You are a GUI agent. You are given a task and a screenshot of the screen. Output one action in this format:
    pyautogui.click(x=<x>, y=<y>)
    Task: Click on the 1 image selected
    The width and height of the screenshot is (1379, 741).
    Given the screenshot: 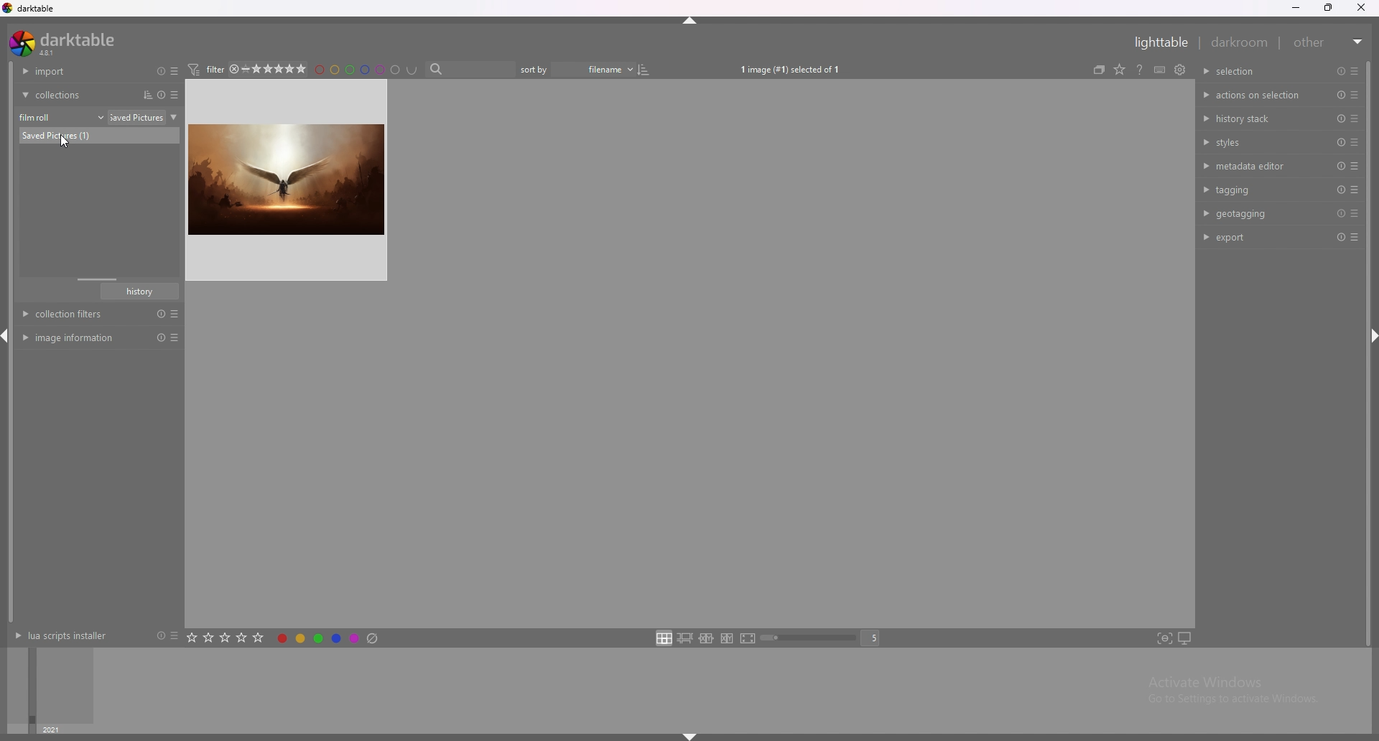 What is the action you would take?
    pyautogui.click(x=796, y=69)
    